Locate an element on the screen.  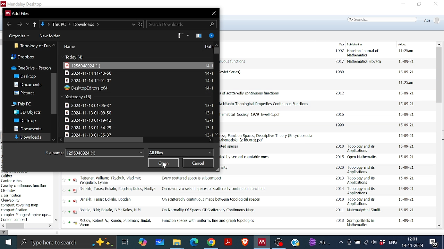
Dropbox is located at coordinates (23, 57).